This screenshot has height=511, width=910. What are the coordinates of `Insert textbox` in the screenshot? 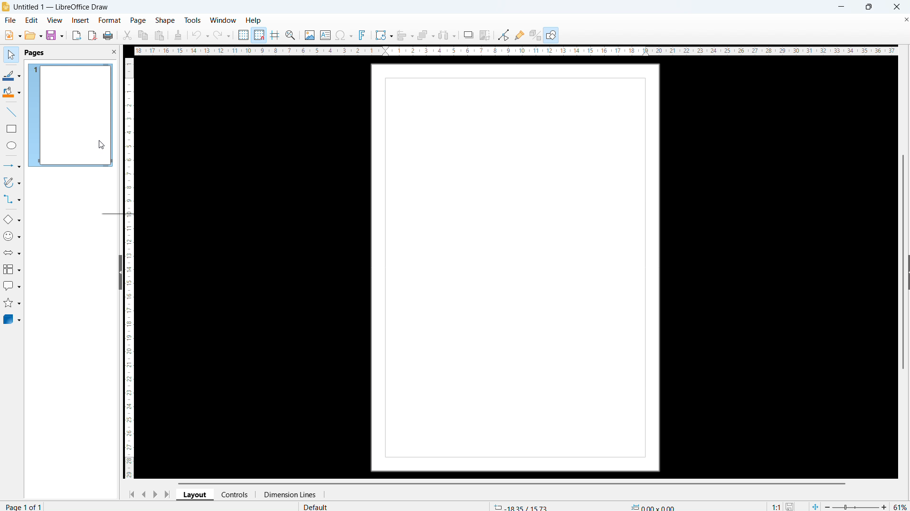 It's located at (326, 35).